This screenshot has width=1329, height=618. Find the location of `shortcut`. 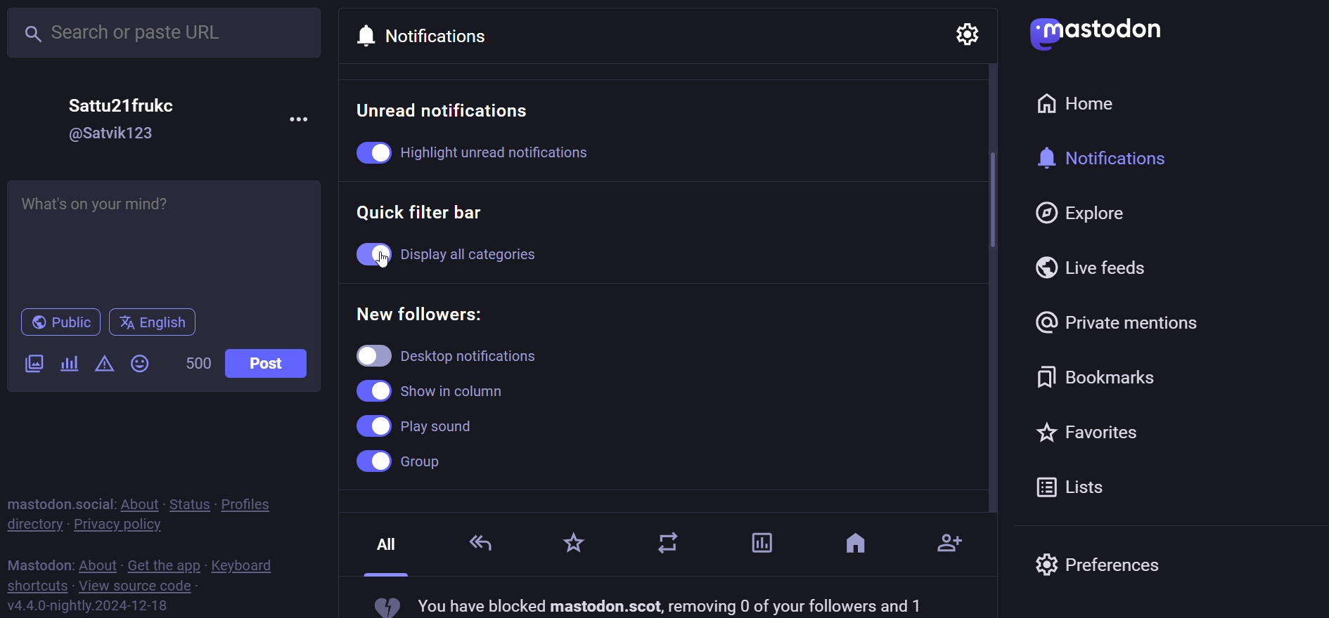

shortcut is located at coordinates (36, 585).